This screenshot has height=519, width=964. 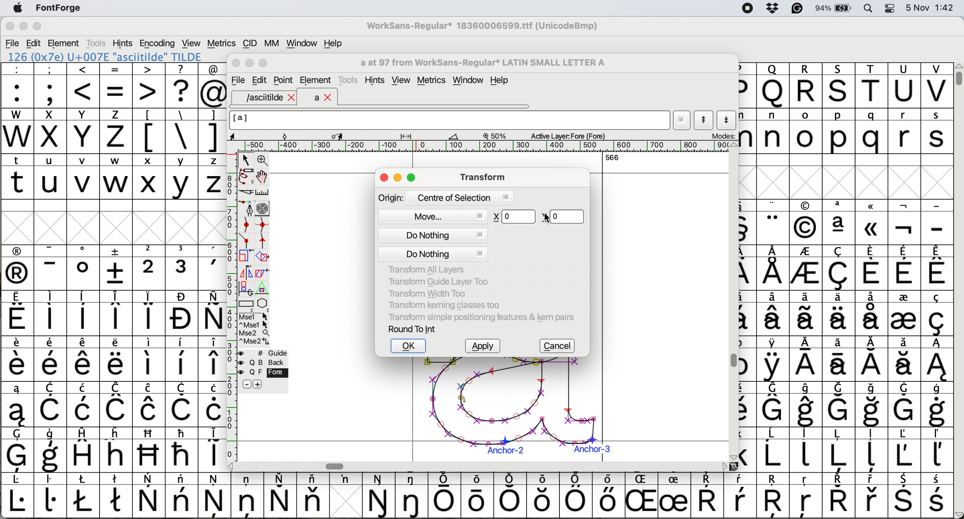 I want to click on , so click(x=806, y=496).